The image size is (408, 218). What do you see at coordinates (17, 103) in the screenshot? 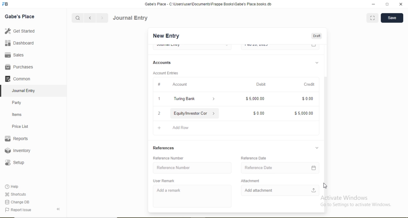
I see `Party` at bounding box center [17, 103].